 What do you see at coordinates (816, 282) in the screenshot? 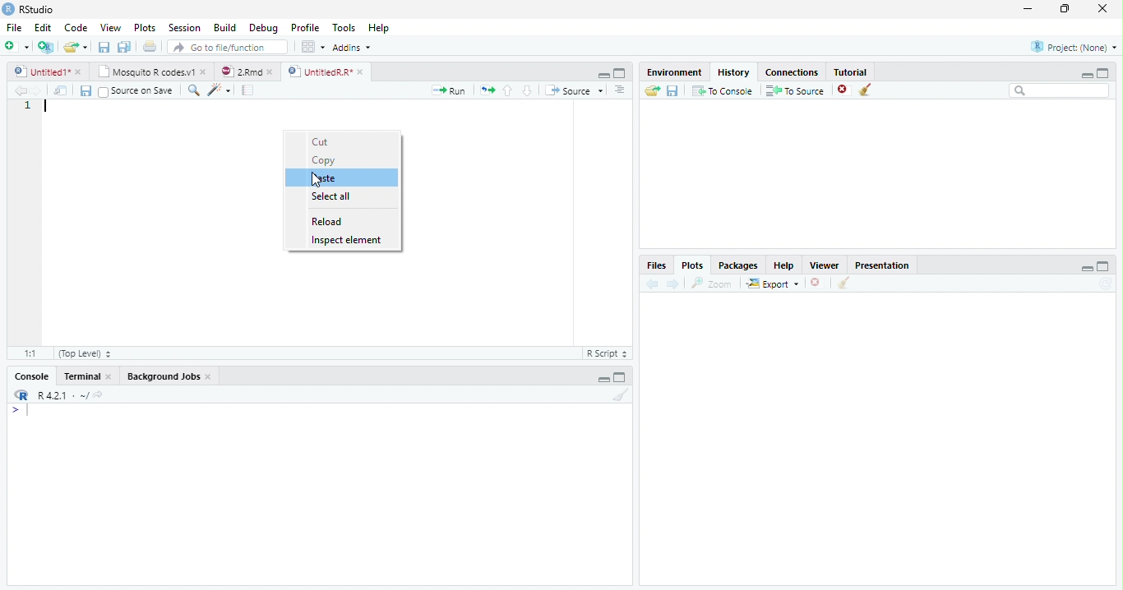
I see `Delete` at bounding box center [816, 282].